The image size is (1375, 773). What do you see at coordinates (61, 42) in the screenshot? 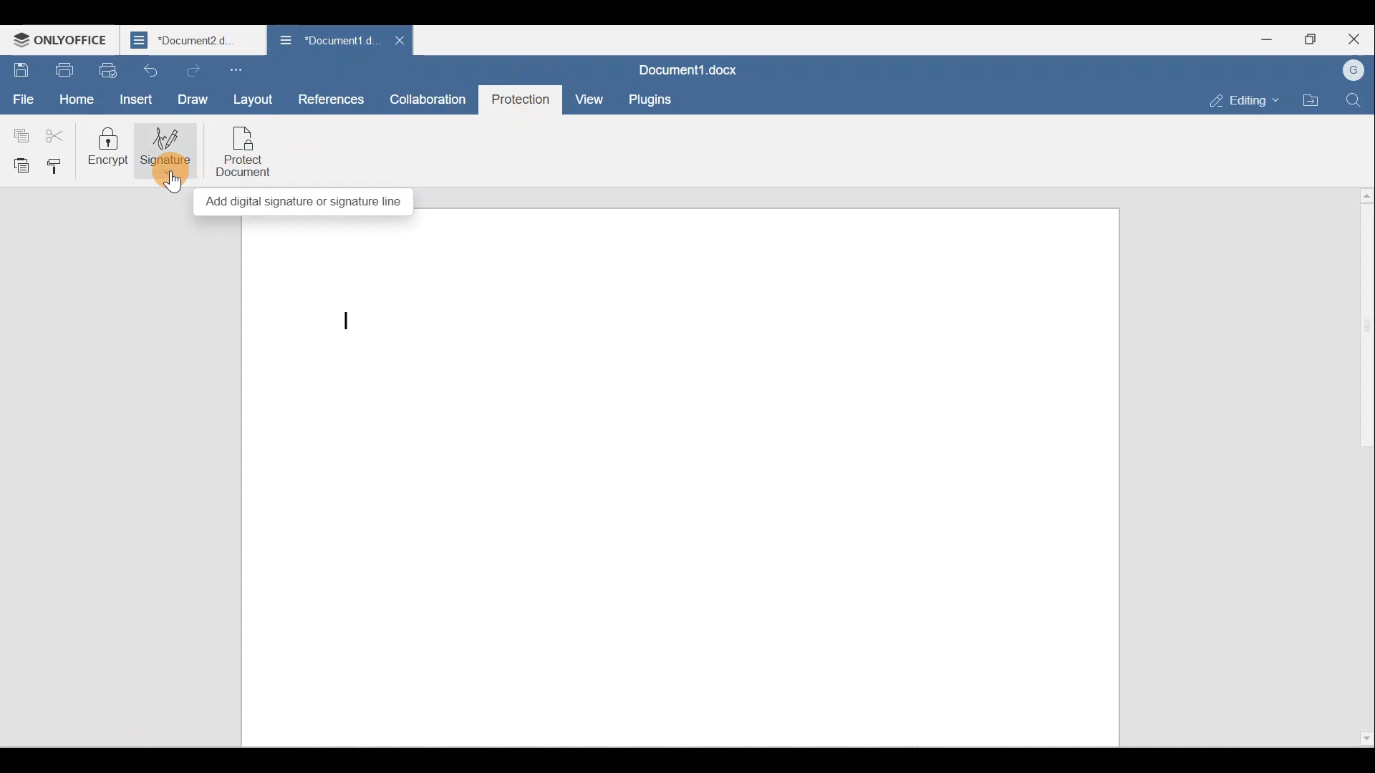
I see `ONLYOFFICE` at bounding box center [61, 42].